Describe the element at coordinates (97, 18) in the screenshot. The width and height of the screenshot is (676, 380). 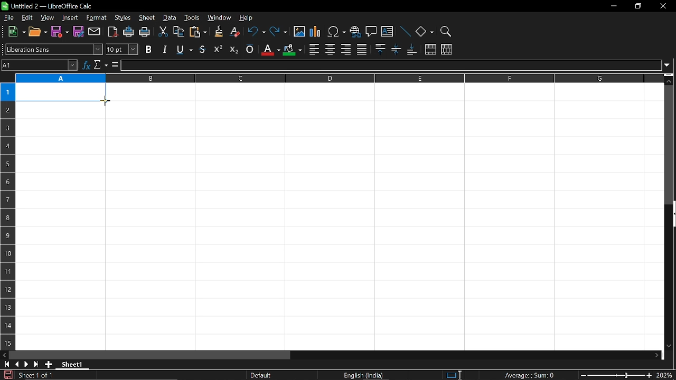
I see `format` at that location.